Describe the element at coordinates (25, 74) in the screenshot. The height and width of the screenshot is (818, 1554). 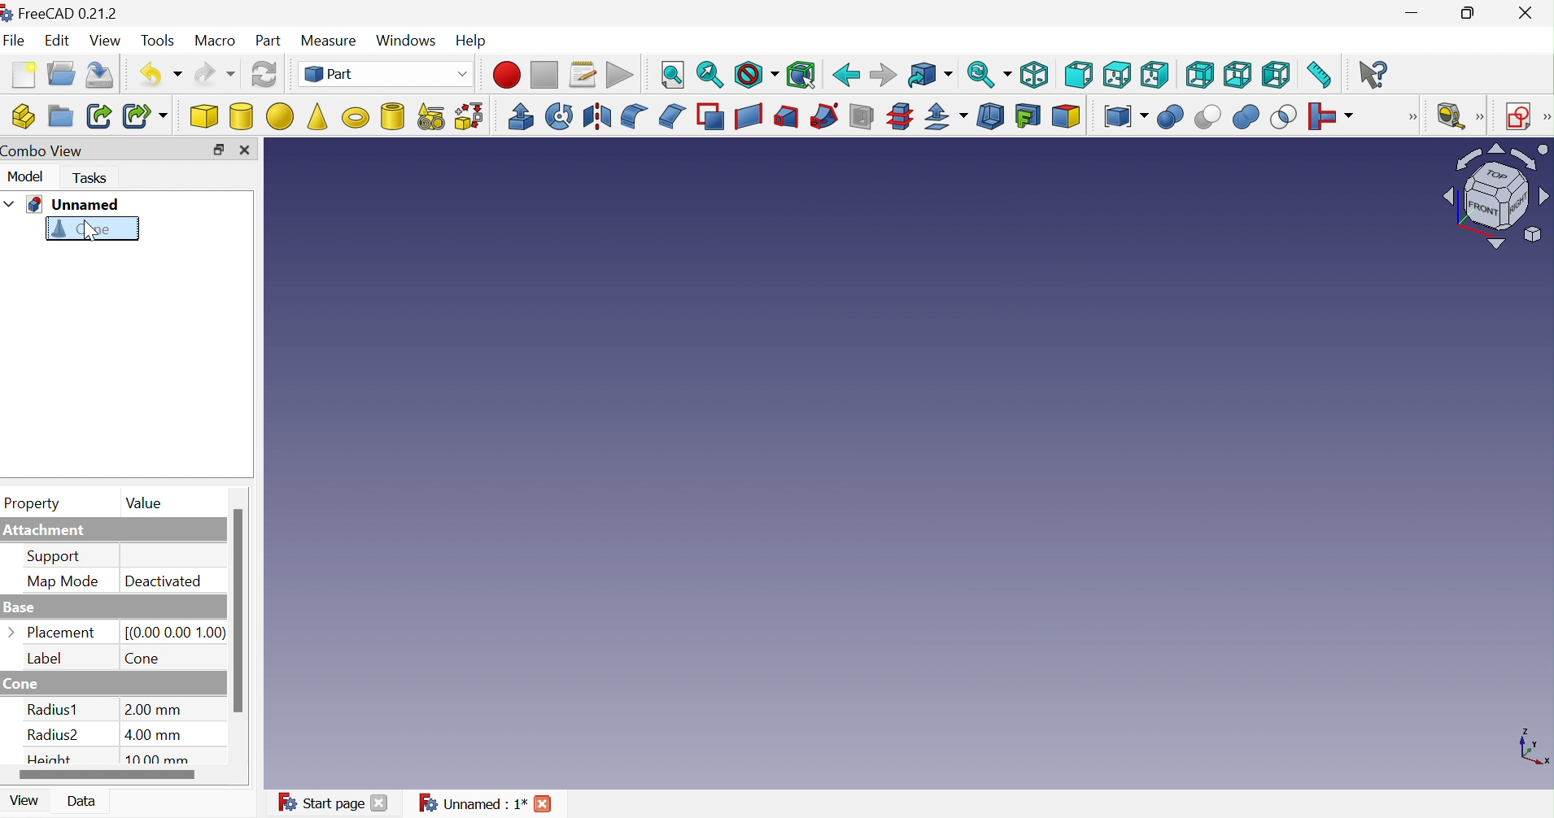
I see `New` at that location.